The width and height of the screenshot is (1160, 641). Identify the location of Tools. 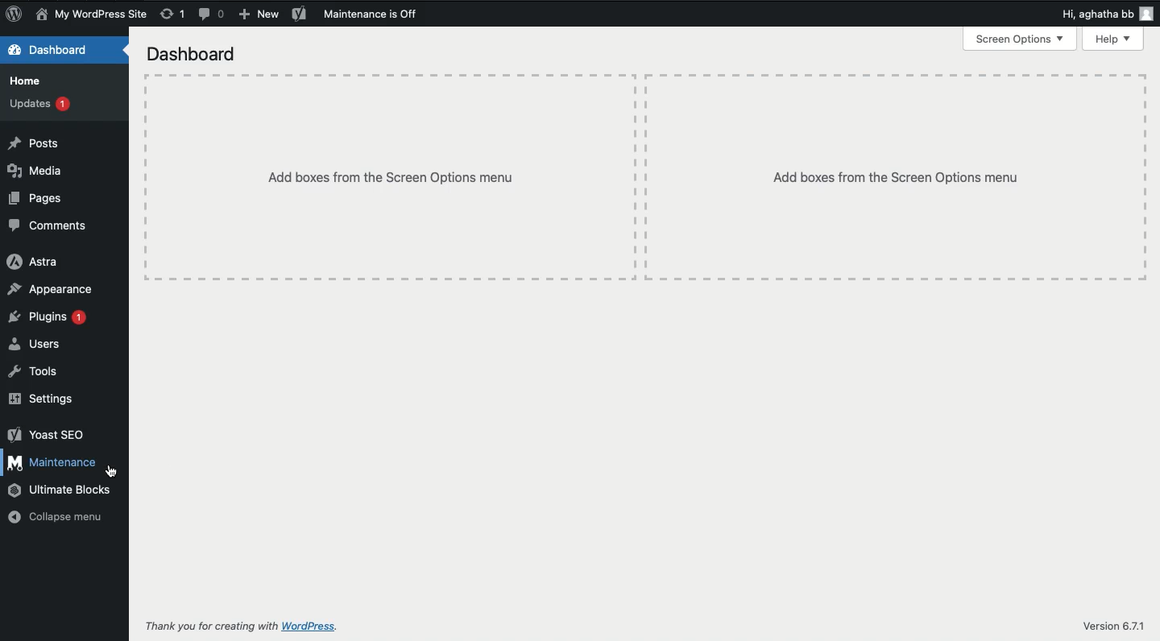
(34, 371).